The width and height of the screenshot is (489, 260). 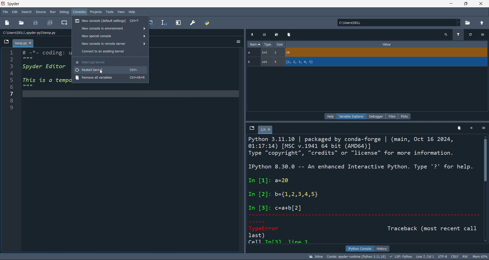 What do you see at coordinates (164, 22) in the screenshot?
I see `debug line` at bounding box center [164, 22].